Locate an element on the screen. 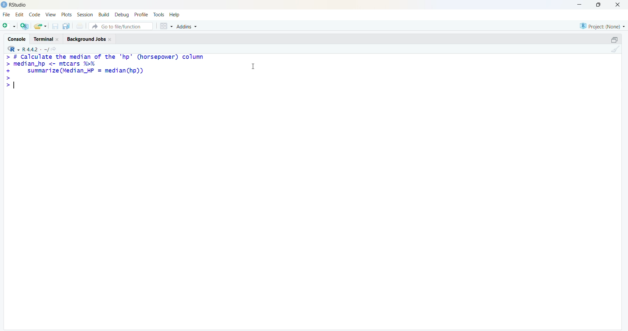  > # Calculate the median of the "hp" (horsepower) column
> median_hp <- mtcars %%

+ summarize (Median_HP = median(hp))

> is located at coordinates (105, 67).